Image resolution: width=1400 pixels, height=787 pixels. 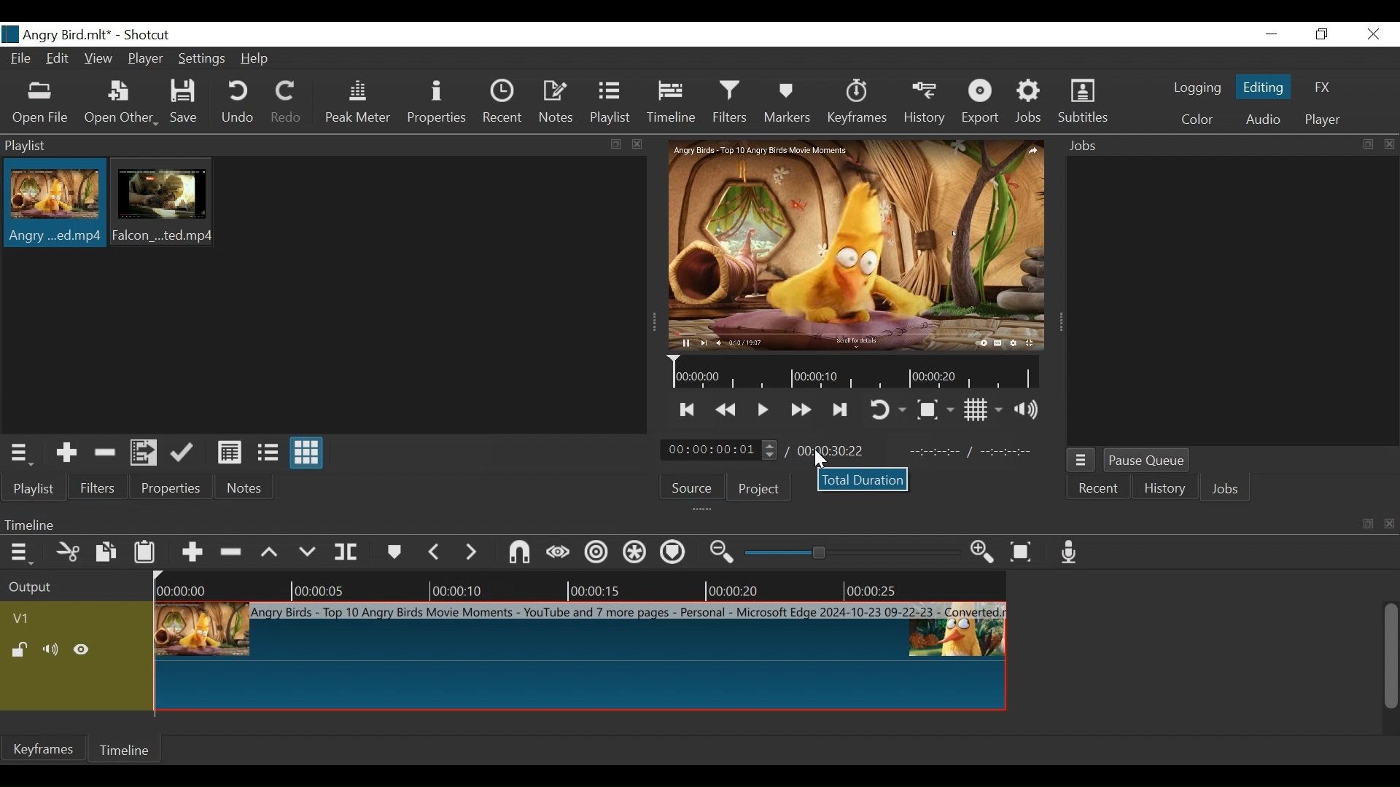 What do you see at coordinates (1391, 665) in the screenshot?
I see `vertical scrollbar` at bounding box center [1391, 665].